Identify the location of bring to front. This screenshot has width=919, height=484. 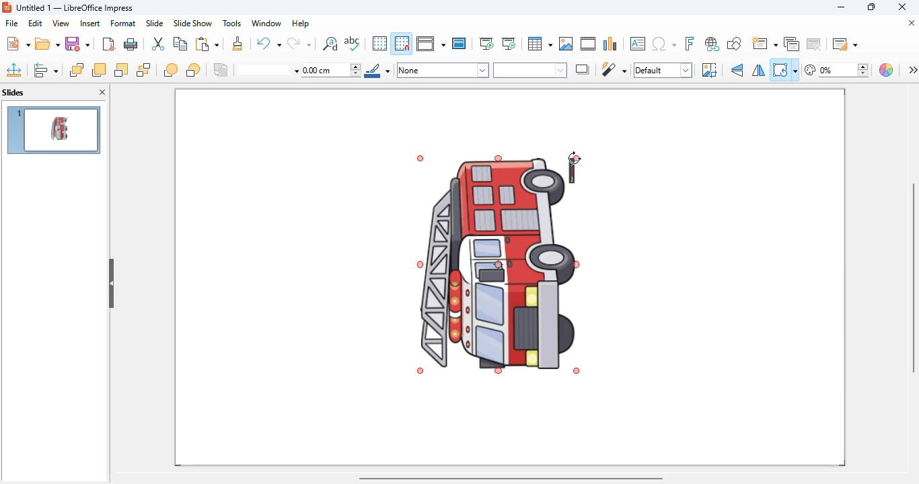
(77, 70).